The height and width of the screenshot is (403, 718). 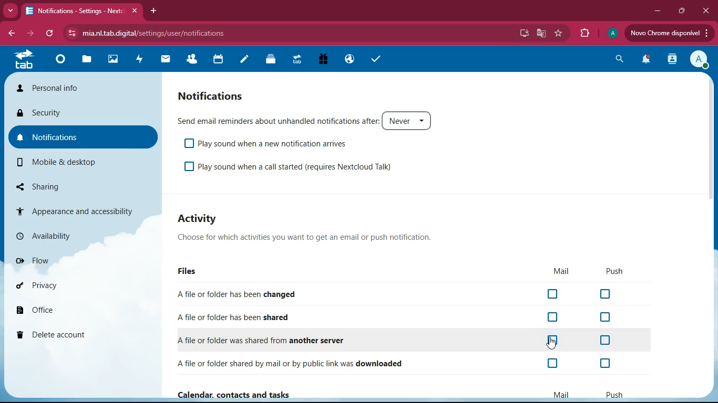 What do you see at coordinates (607, 341) in the screenshot?
I see `off` at bounding box center [607, 341].